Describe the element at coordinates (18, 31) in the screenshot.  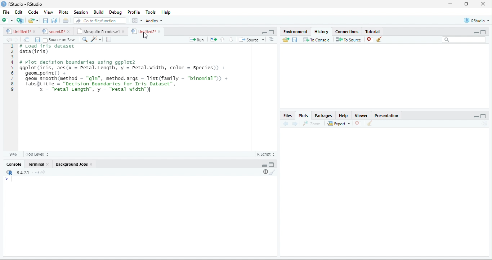
I see `Untitled` at that location.